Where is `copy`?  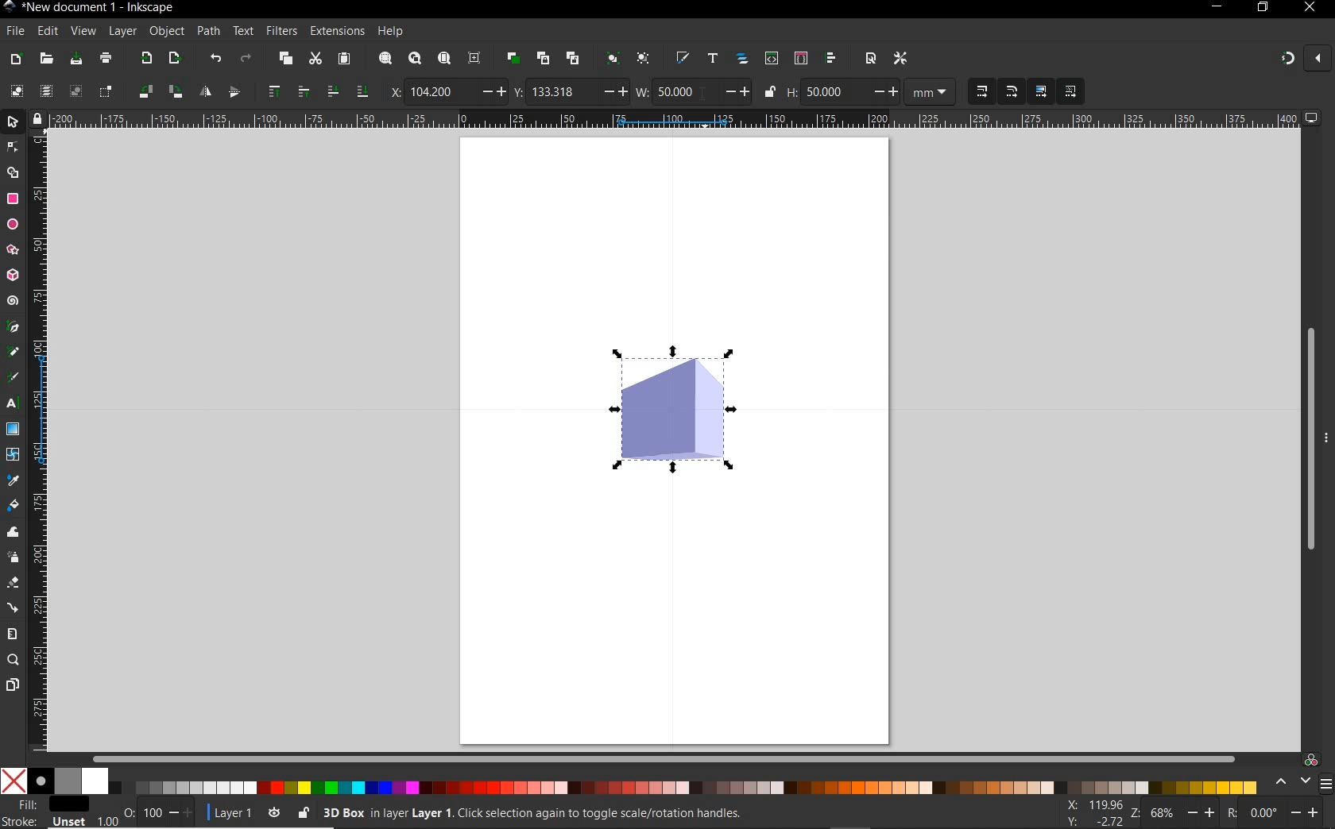 copy is located at coordinates (284, 58).